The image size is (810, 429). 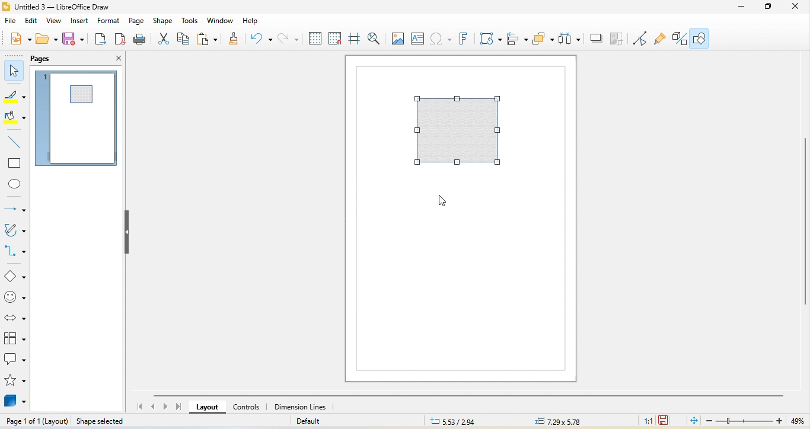 I want to click on symbol shapes, so click(x=14, y=296).